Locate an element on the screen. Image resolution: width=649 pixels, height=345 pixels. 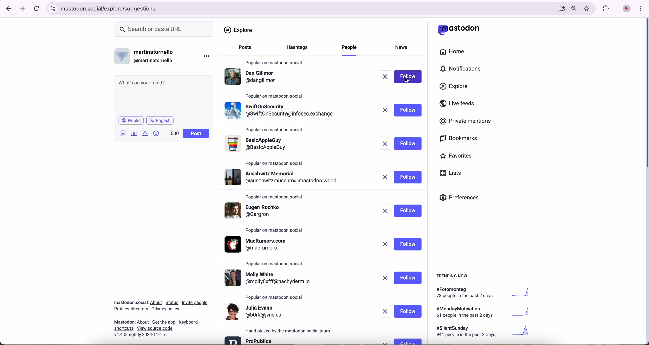
controls is located at coordinates (53, 9).